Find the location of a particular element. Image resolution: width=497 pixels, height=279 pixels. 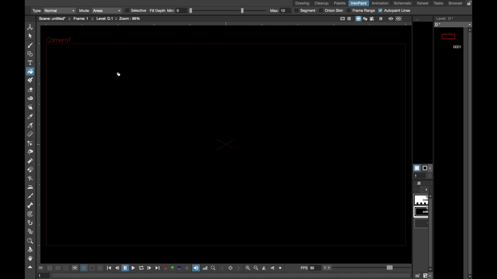

scene: untitle* :: Frame: 1 :: Level: D.1 :: Zoom: 50% is located at coordinates (89, 19).